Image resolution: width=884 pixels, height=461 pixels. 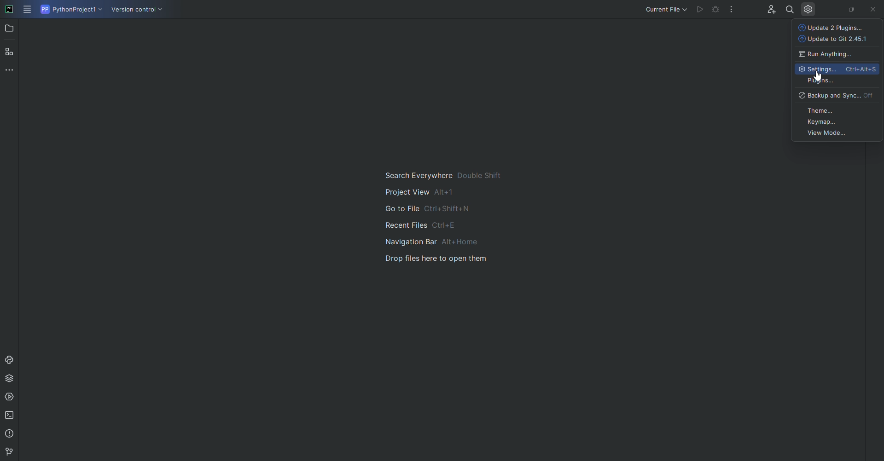 What do you see at coordinates (733, 12) in the screenshot?
I see `More Options` at bounding box center [733, 12].